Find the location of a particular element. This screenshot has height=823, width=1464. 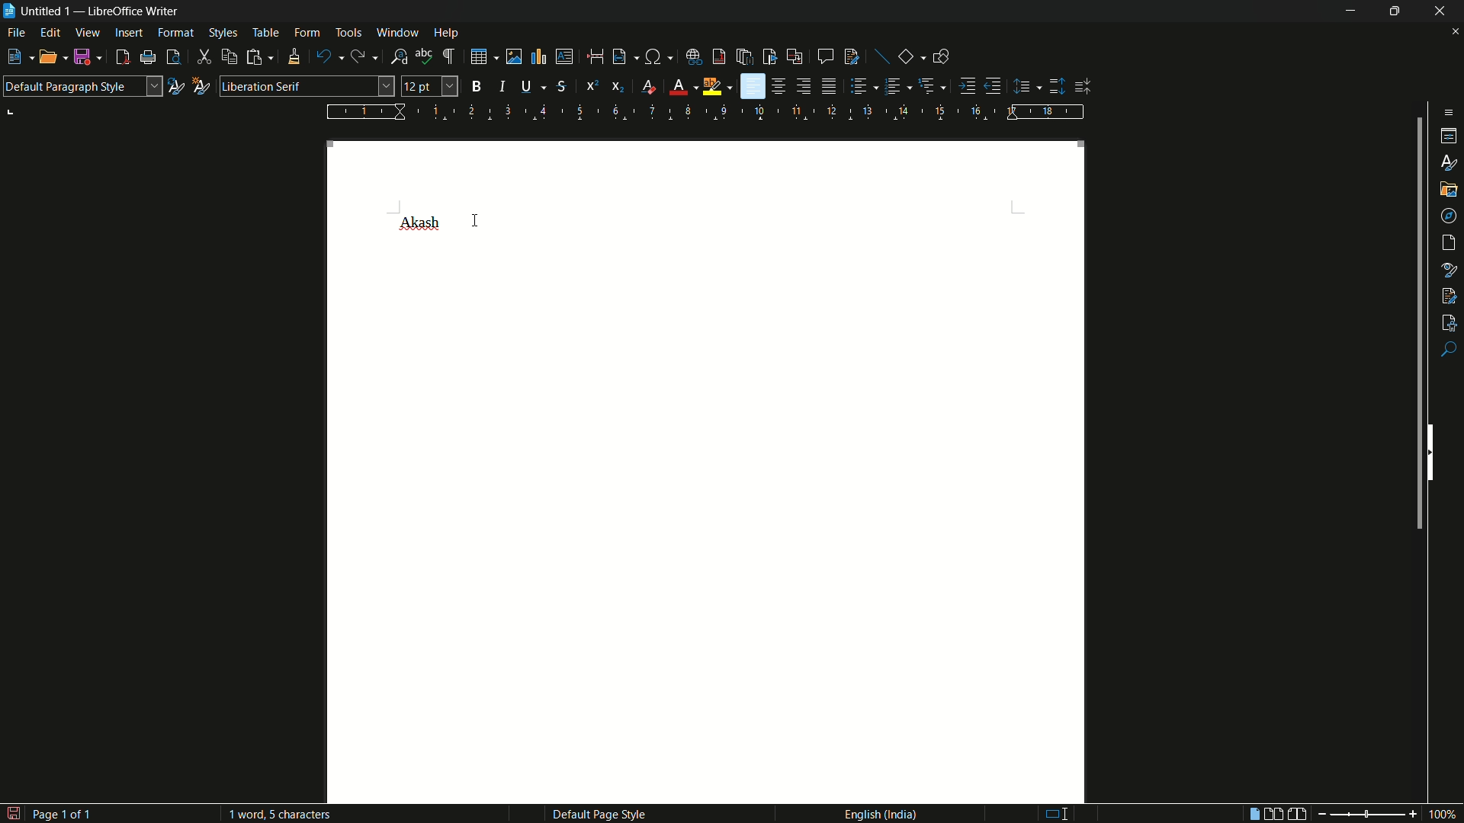

insert end note is located at coordinates (746, 58).